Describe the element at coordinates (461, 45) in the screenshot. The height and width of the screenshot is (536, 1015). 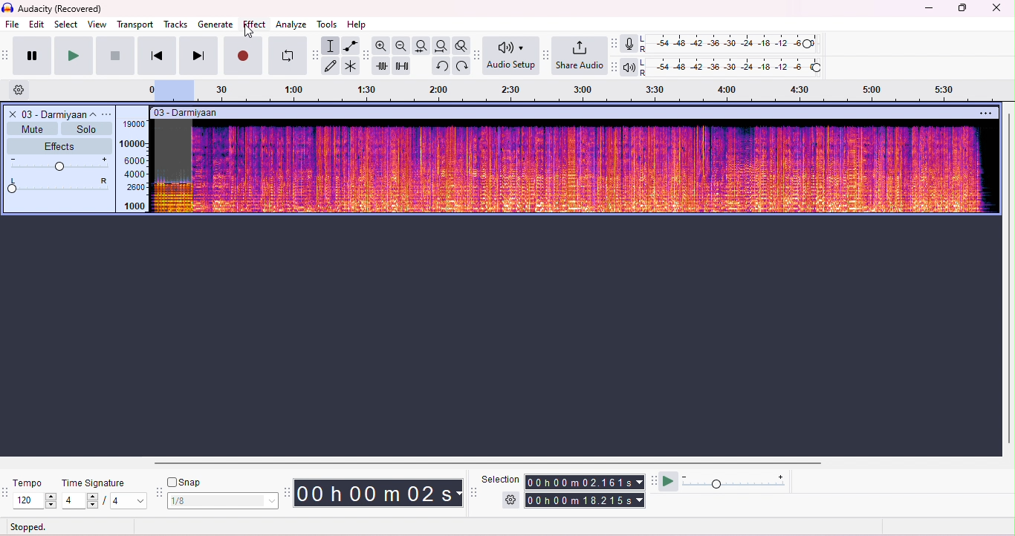
I see `toggle zoom` at that location.